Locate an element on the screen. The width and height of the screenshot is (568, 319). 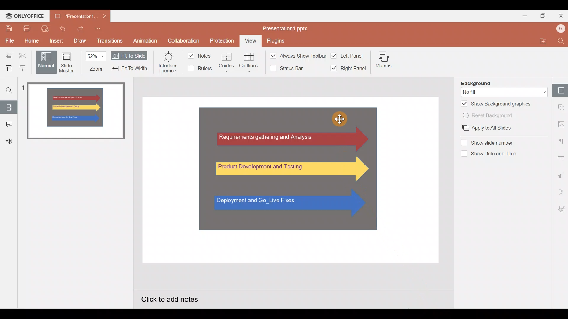
Insert is located at coordinates (55, 40).